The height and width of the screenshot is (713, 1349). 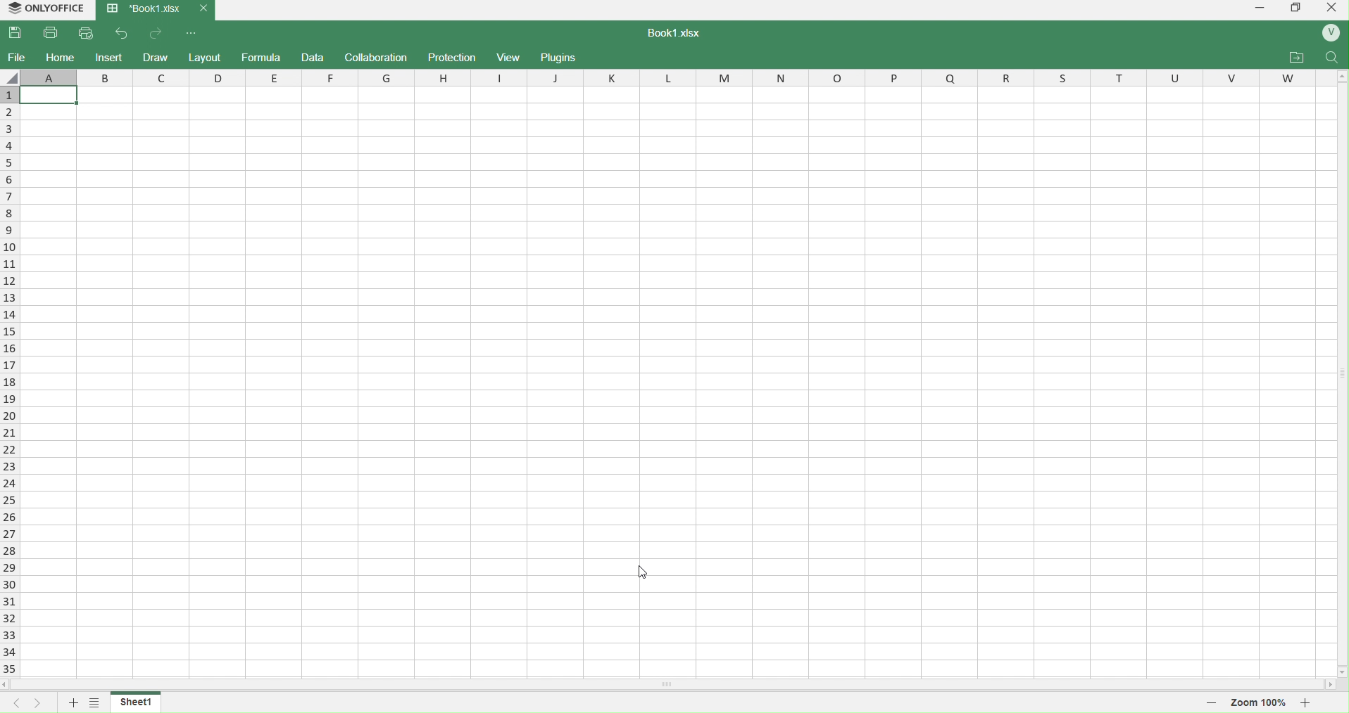 I want to click on previous sheet, so click(x=11, y=703).